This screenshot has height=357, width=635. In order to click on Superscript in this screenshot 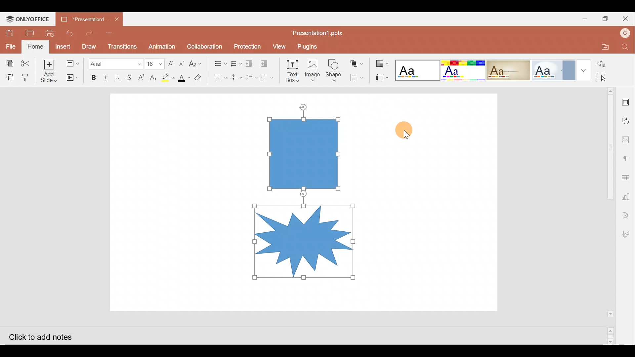, I will do `click(141, 78)`.